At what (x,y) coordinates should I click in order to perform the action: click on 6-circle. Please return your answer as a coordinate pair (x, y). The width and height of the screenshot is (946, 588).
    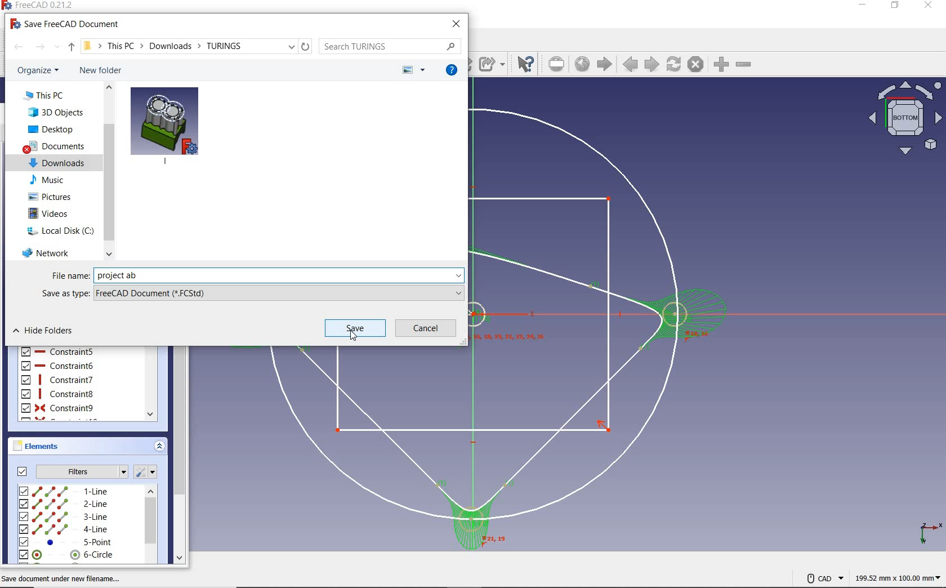
    Looking at the image, I should click on (67, 555).